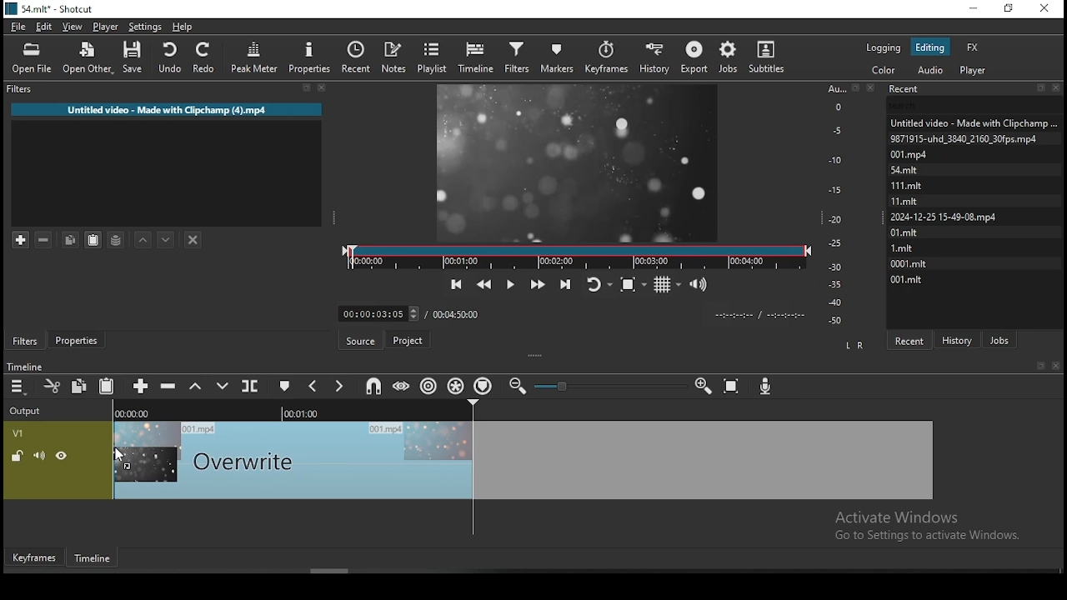 The image size is (1067, 600). I want to click on toggle player looping, so click(598, 282).